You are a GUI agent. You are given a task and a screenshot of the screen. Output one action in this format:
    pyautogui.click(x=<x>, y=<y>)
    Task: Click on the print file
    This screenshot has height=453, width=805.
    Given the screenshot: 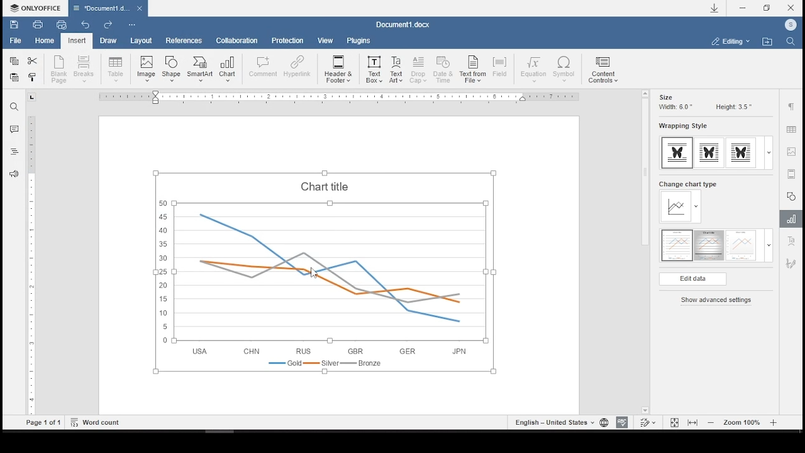 What is the action you would take?
    pyautogui.click(x=37, y=24)
    